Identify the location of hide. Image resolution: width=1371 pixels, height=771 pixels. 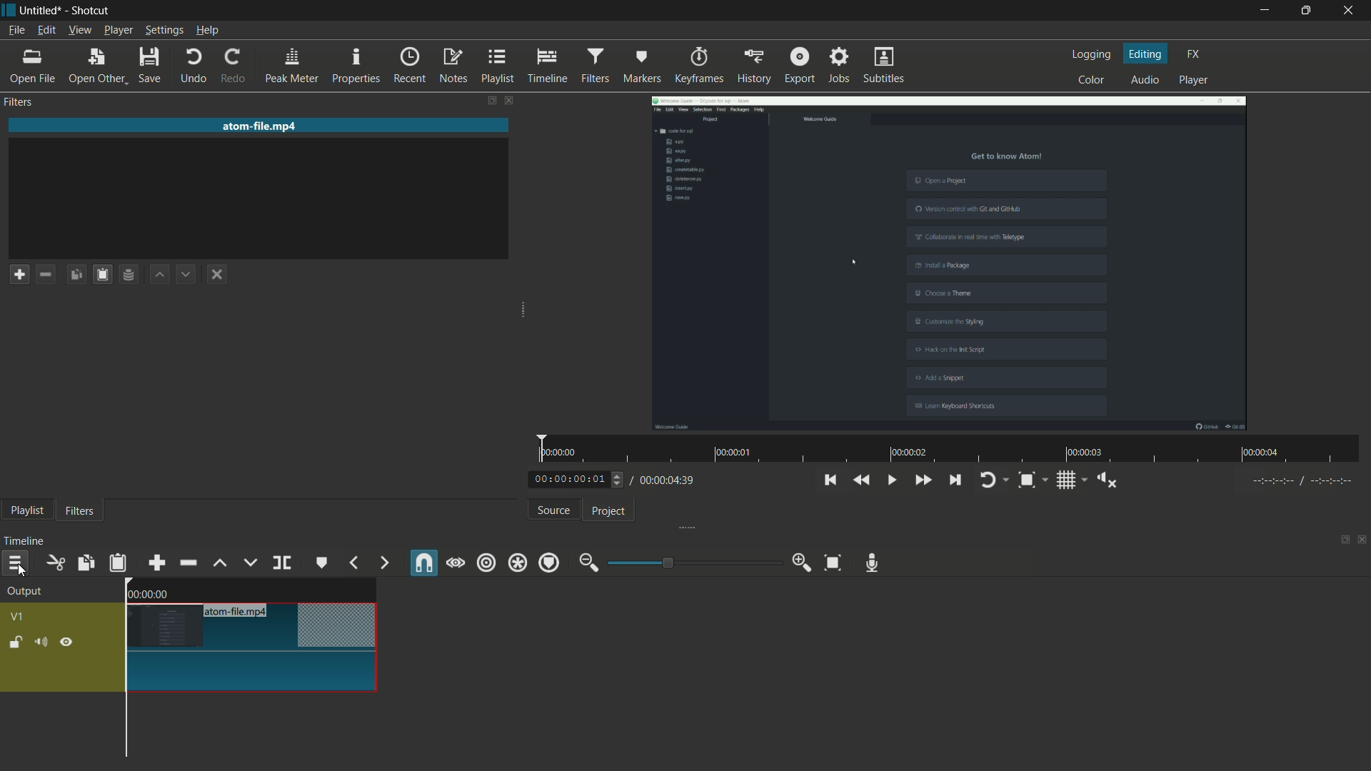
(66, 643).